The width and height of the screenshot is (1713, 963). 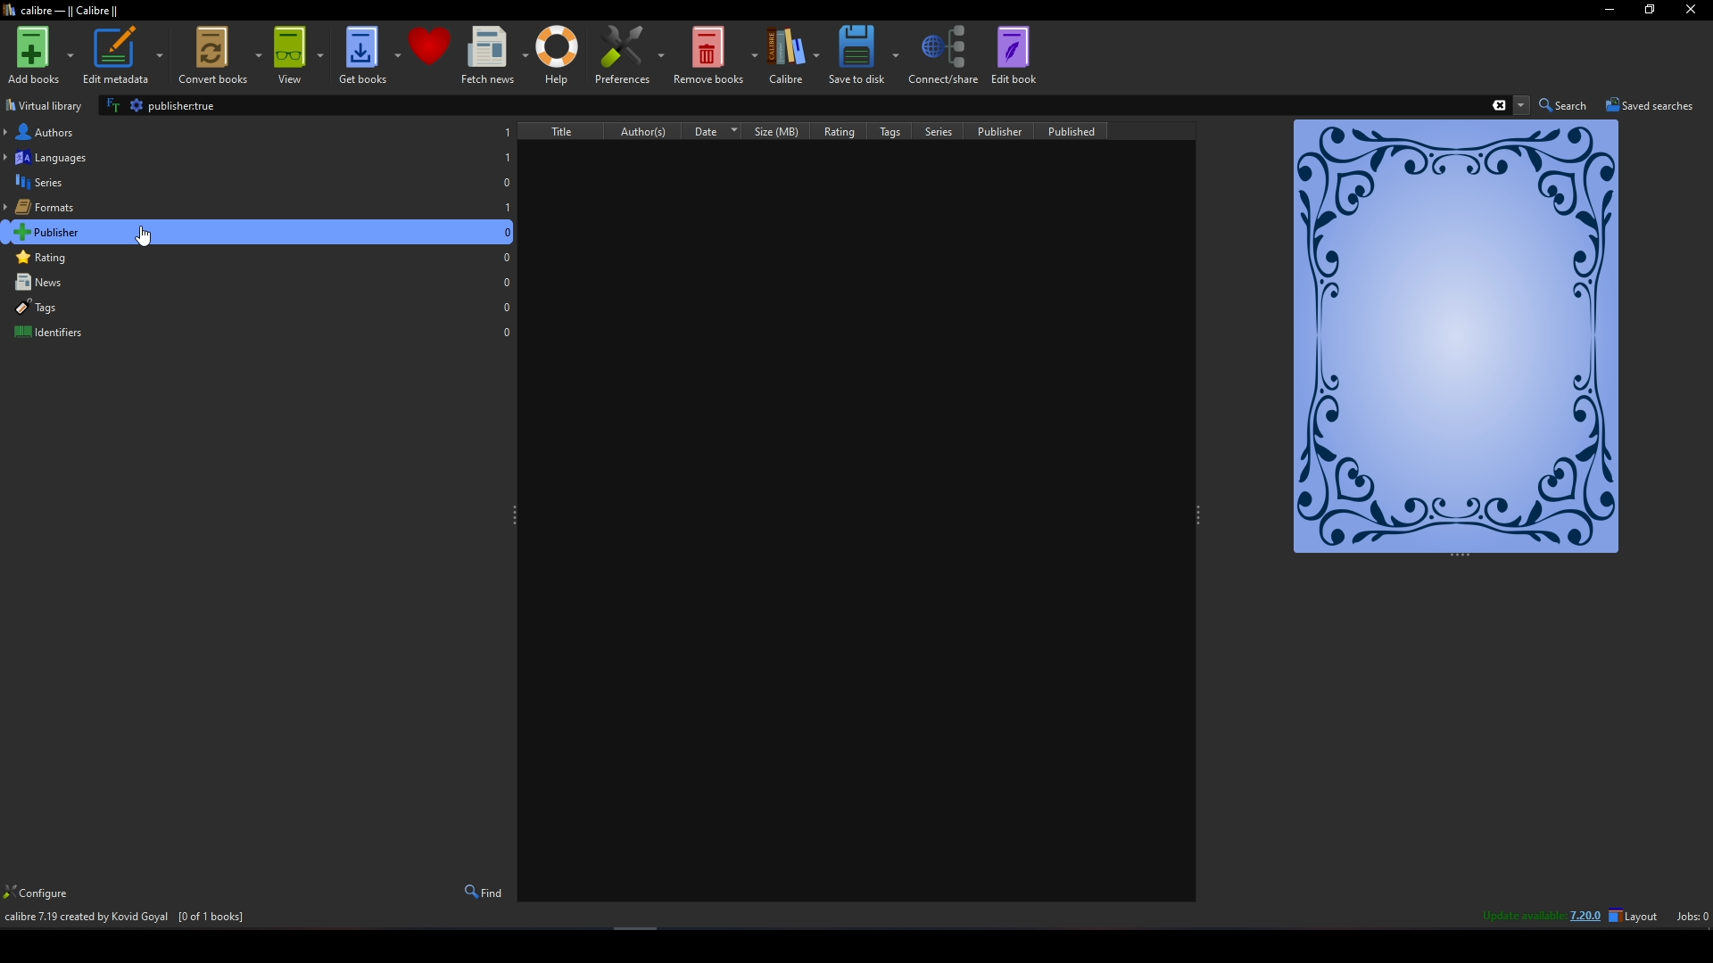 What do you see at coordinates (62, 11) in the screenshot?
I see `Program window headline` at bounding box center [62, 11].